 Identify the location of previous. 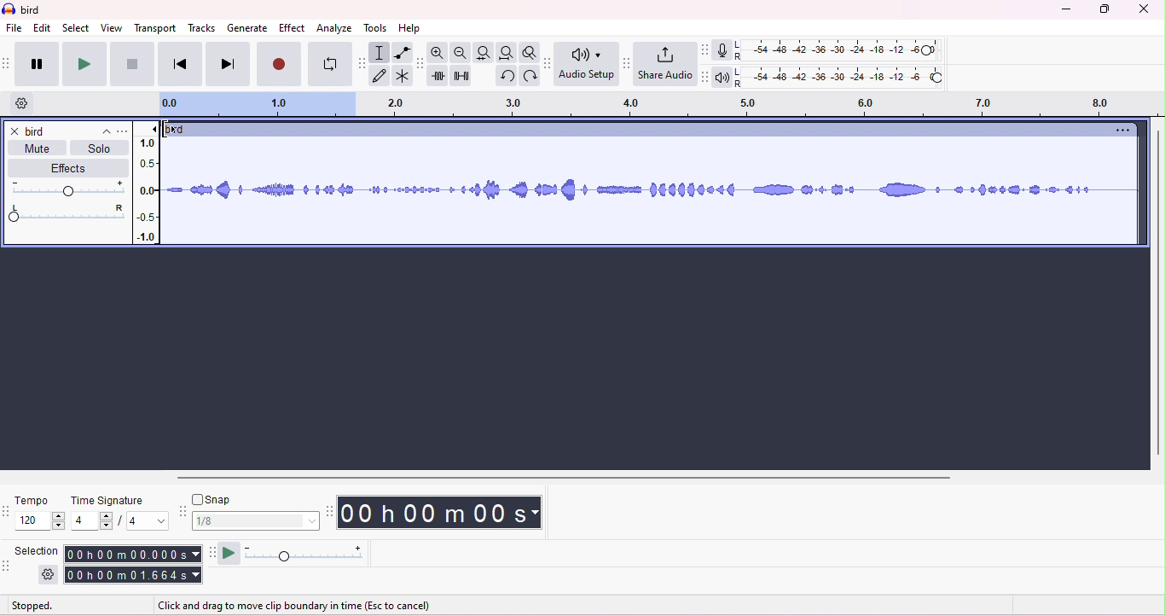
(179, 66).